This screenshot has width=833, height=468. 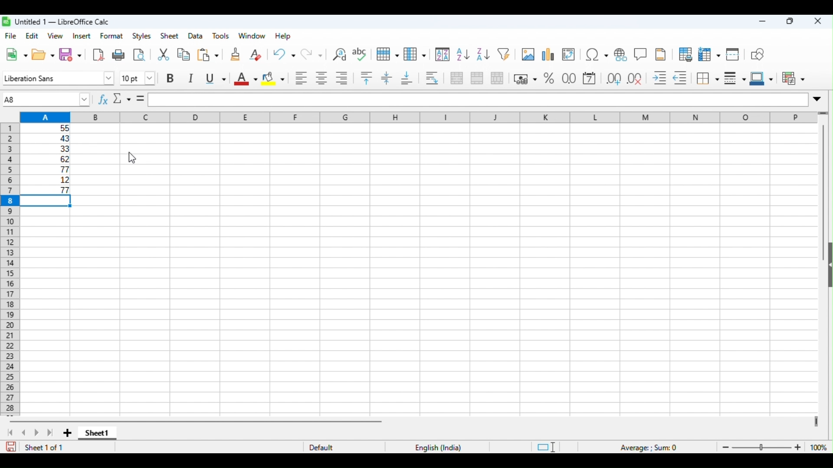 I want to click on insert header and footer, so click(x=659, y=54).